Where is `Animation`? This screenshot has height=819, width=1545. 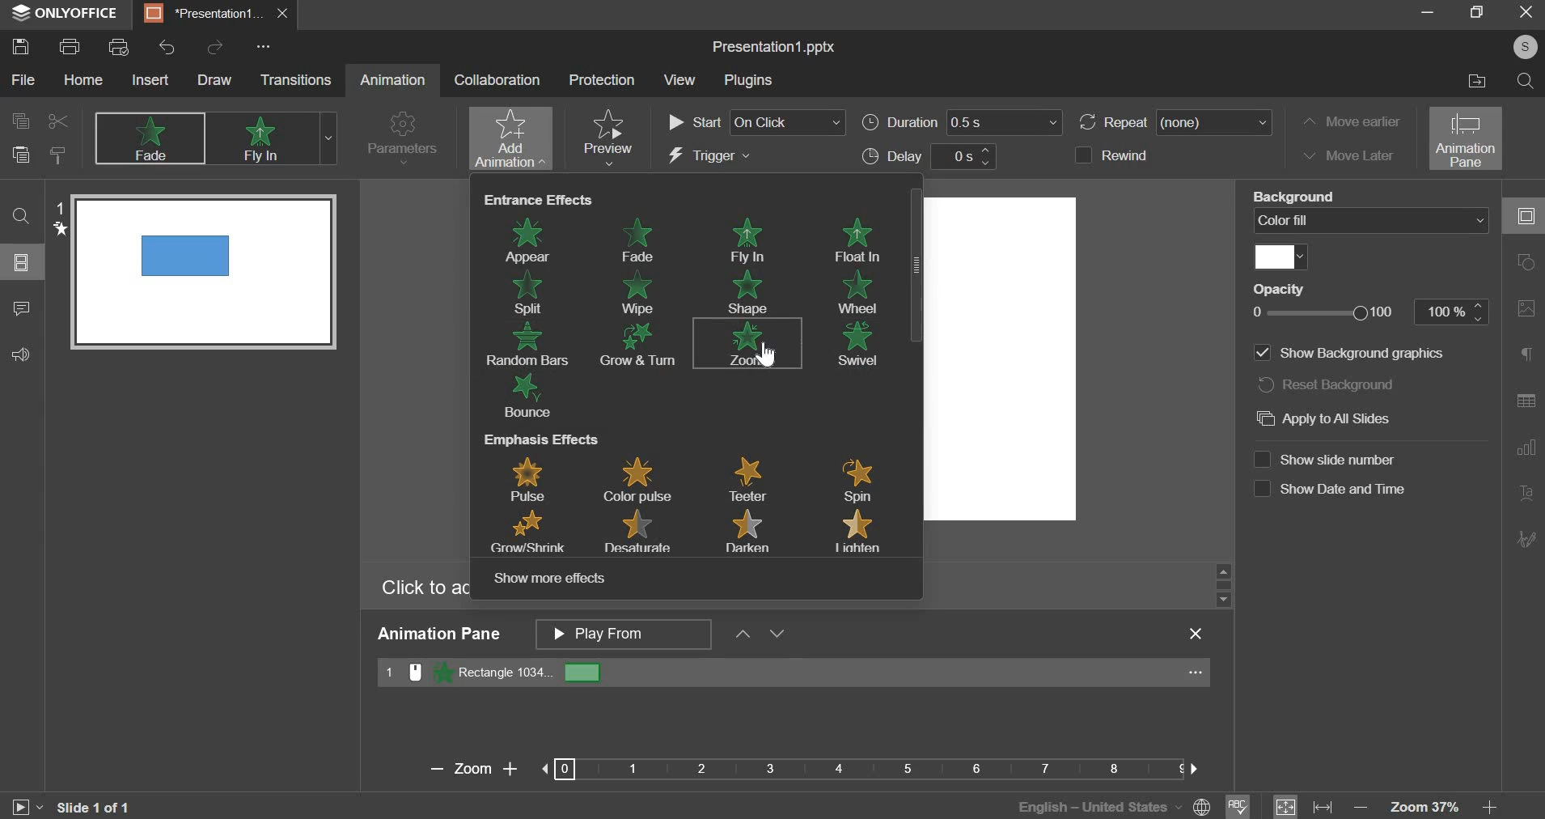
Animation is located at coordinates (395, 82).